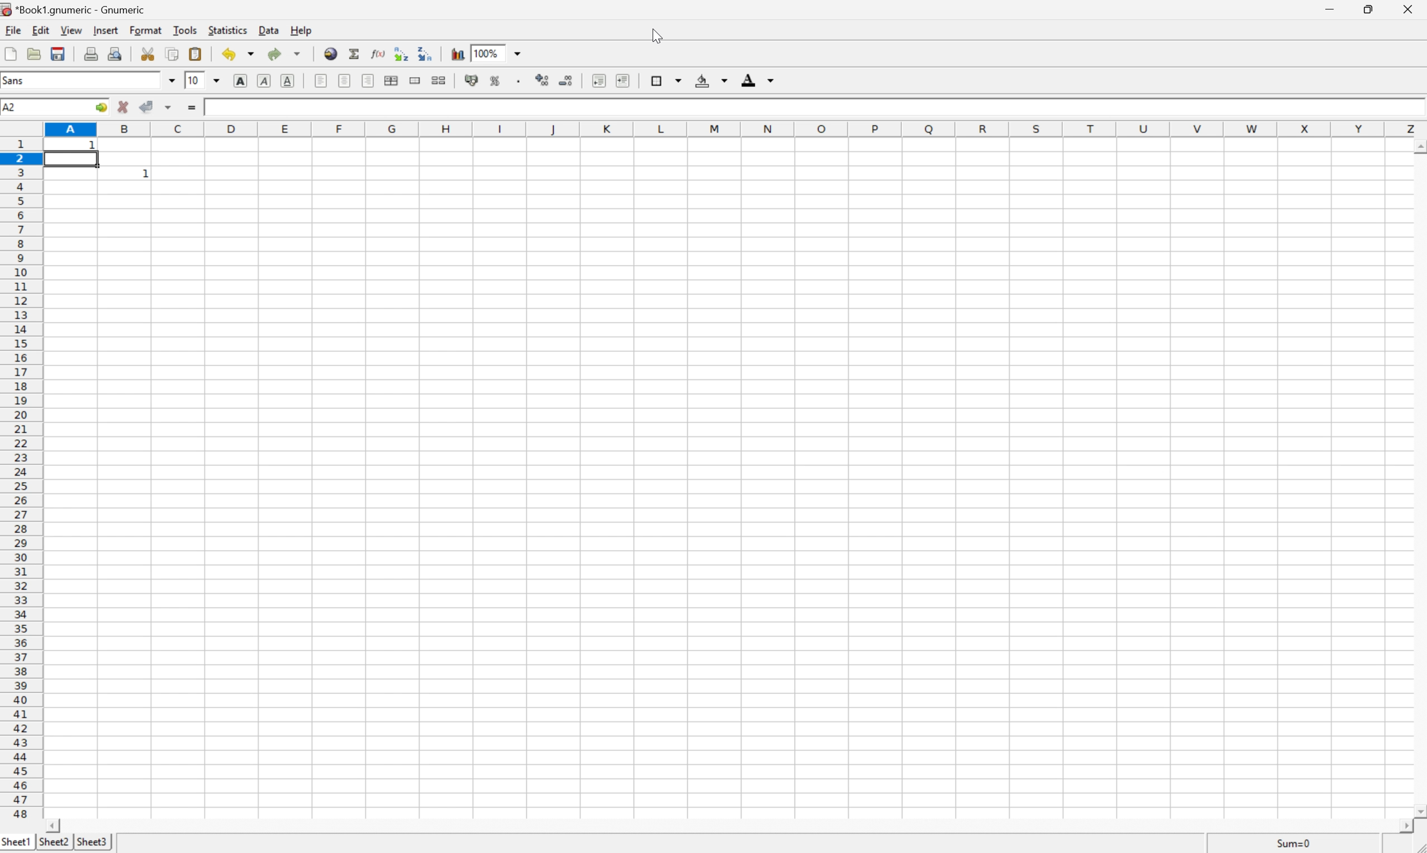 This screenshot has width=1427, height=853. I want to click on tools, so click(185, 30).